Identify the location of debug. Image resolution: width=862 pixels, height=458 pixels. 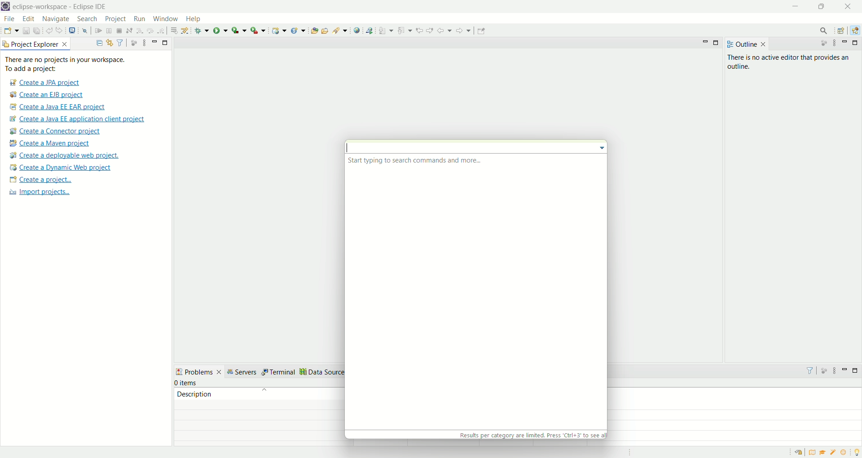
(202, 31).